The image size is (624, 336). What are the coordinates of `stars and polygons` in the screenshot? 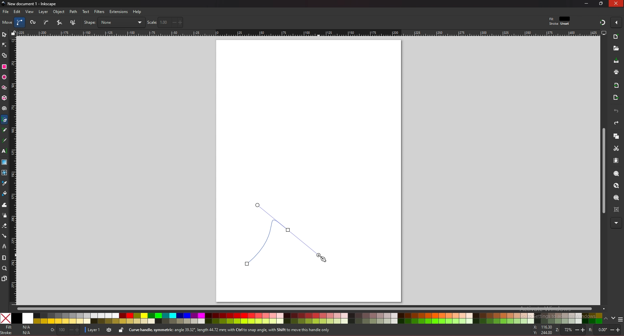 It's located at (5, 88).